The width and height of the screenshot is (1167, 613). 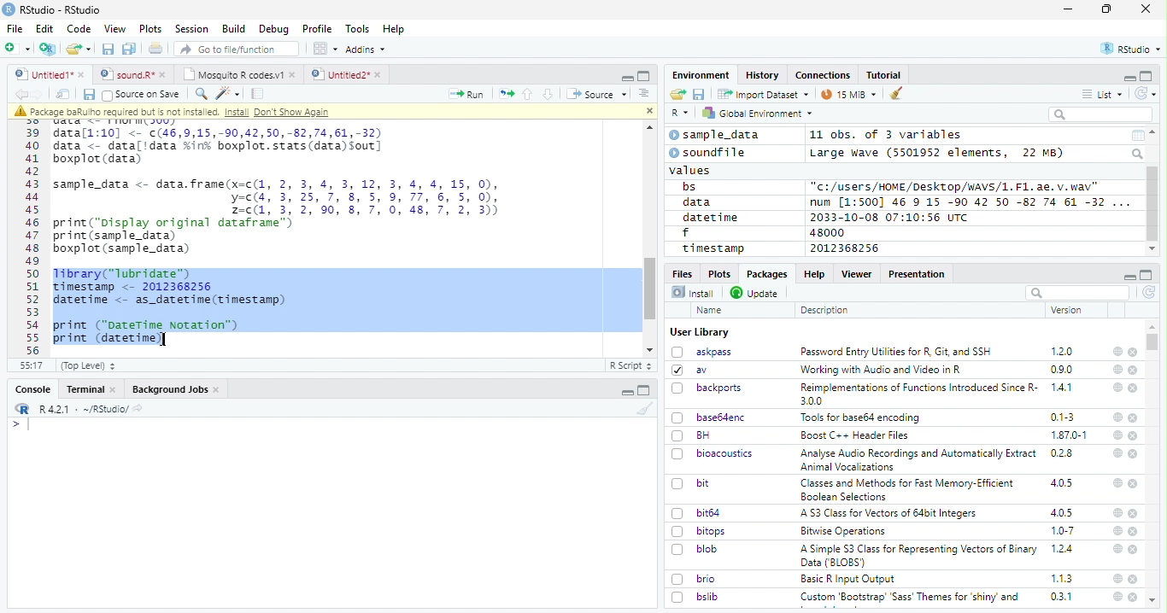 What do you see at coordinates (49, 75) in the screenshot?
I see `Untitled1*` at bounding box center [49, 75].